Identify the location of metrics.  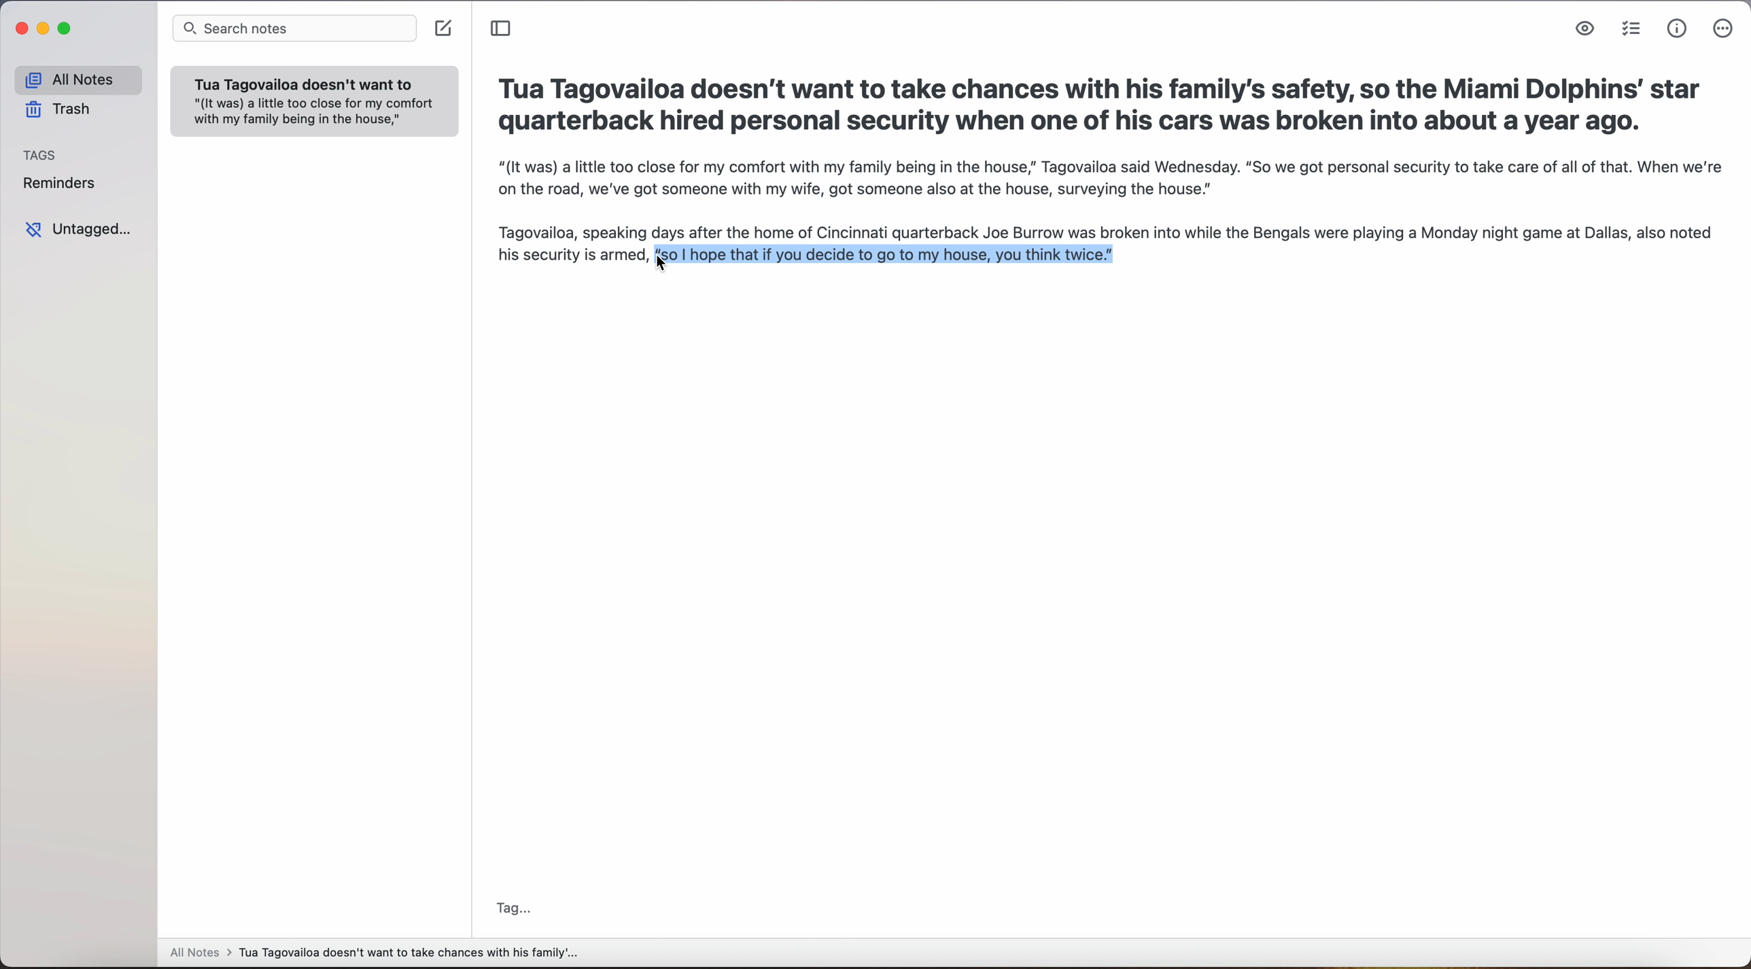
(1676, 29).